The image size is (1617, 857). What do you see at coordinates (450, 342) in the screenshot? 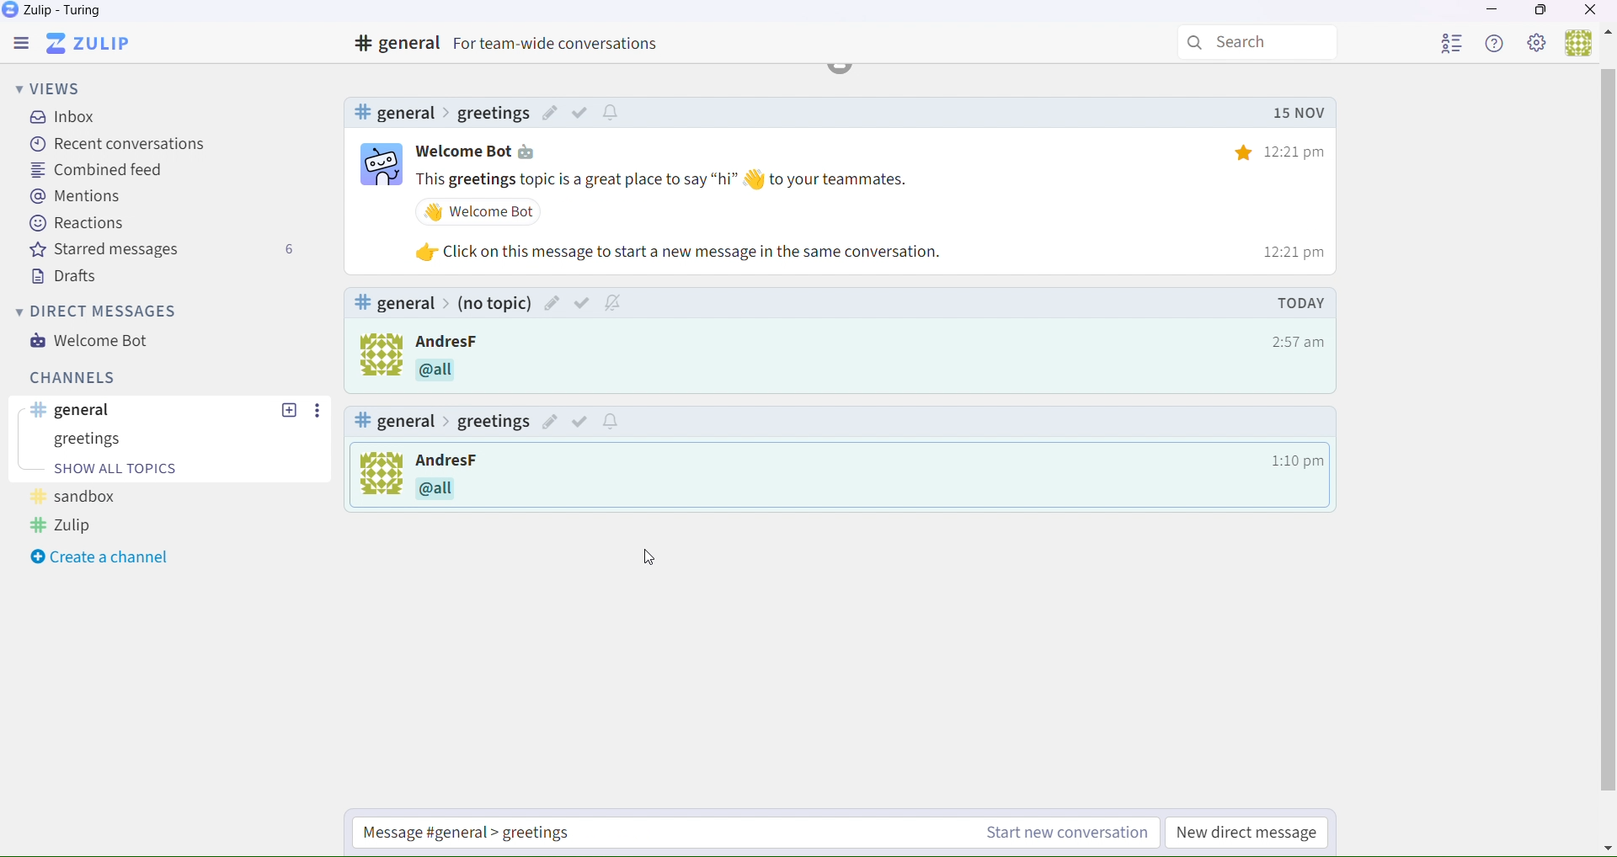
I see `` at bounding box center [450, 342].